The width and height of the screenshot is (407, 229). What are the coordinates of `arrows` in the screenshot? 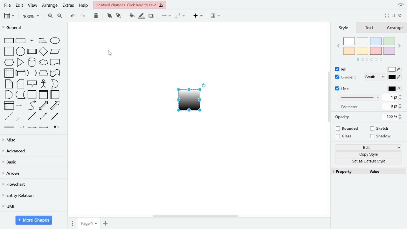 It's located at (32, 174).